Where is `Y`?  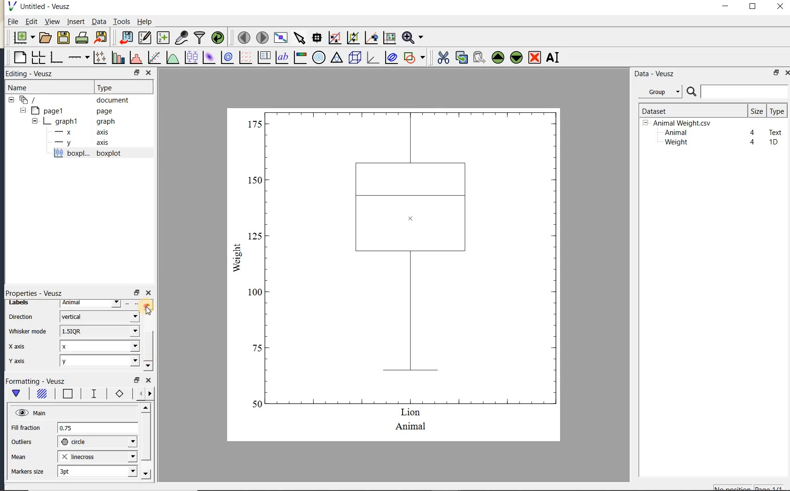
Y is located at coordinates (99, 361).